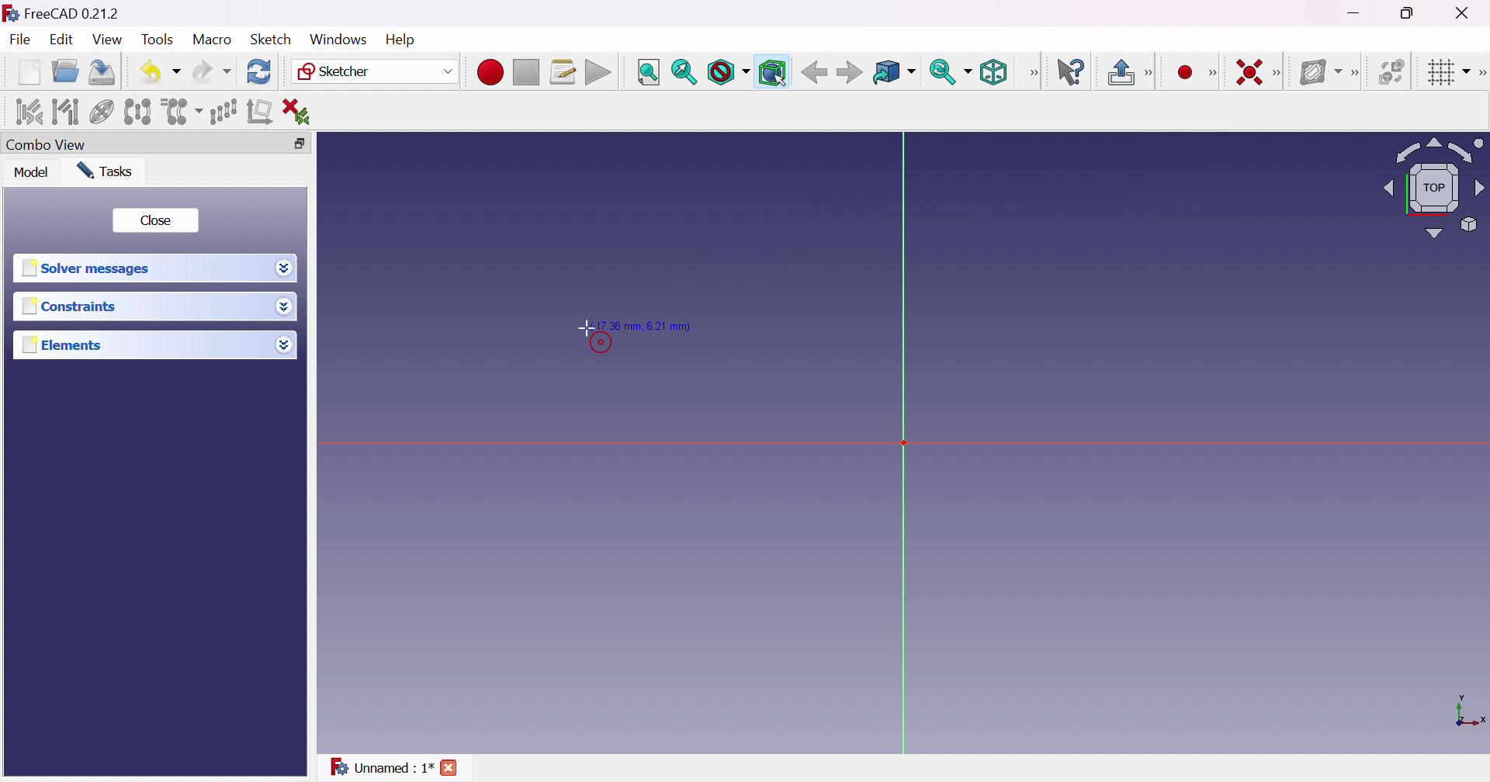 The width and height of the screenshot is (1490, 782). I want to click on [Sketcher edit model], so click(1151, 71).